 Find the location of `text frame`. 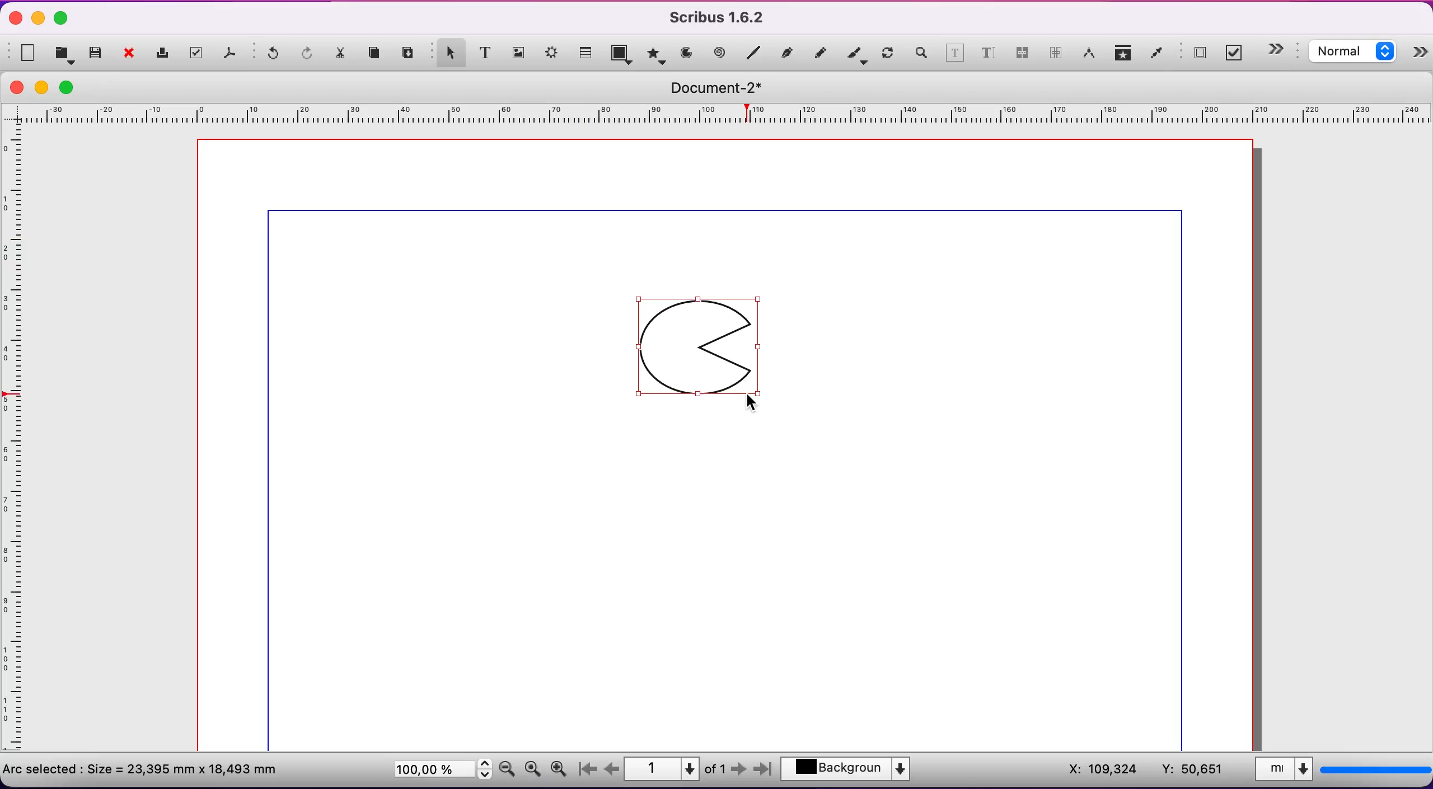

text frame is located at coordinates (485, 52).